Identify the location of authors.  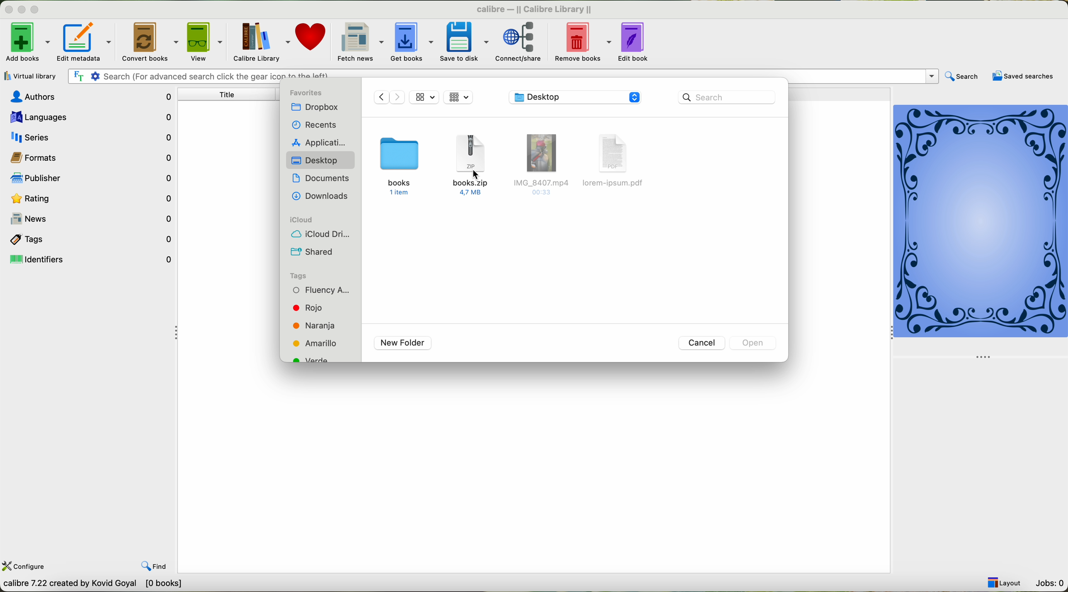
(90, 97).